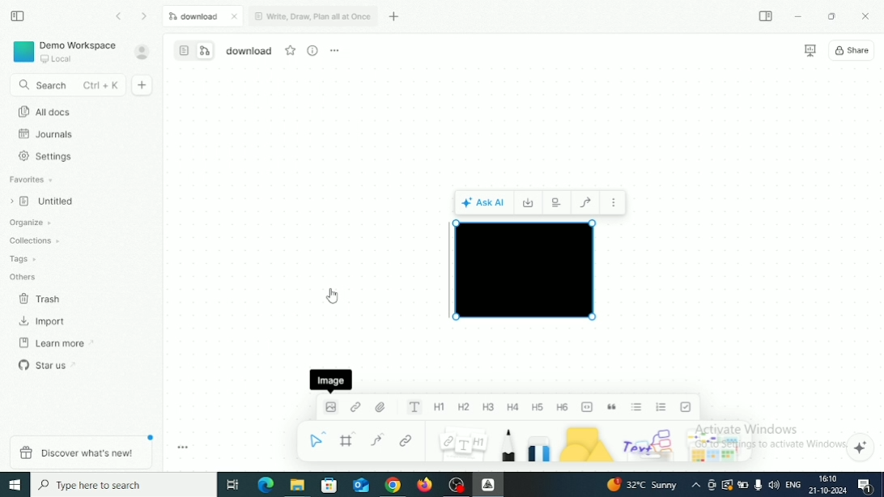 The image size is (884, 497). Describe the element at coordinates (329, 411) in the screenshot. I see `Image` at that location.